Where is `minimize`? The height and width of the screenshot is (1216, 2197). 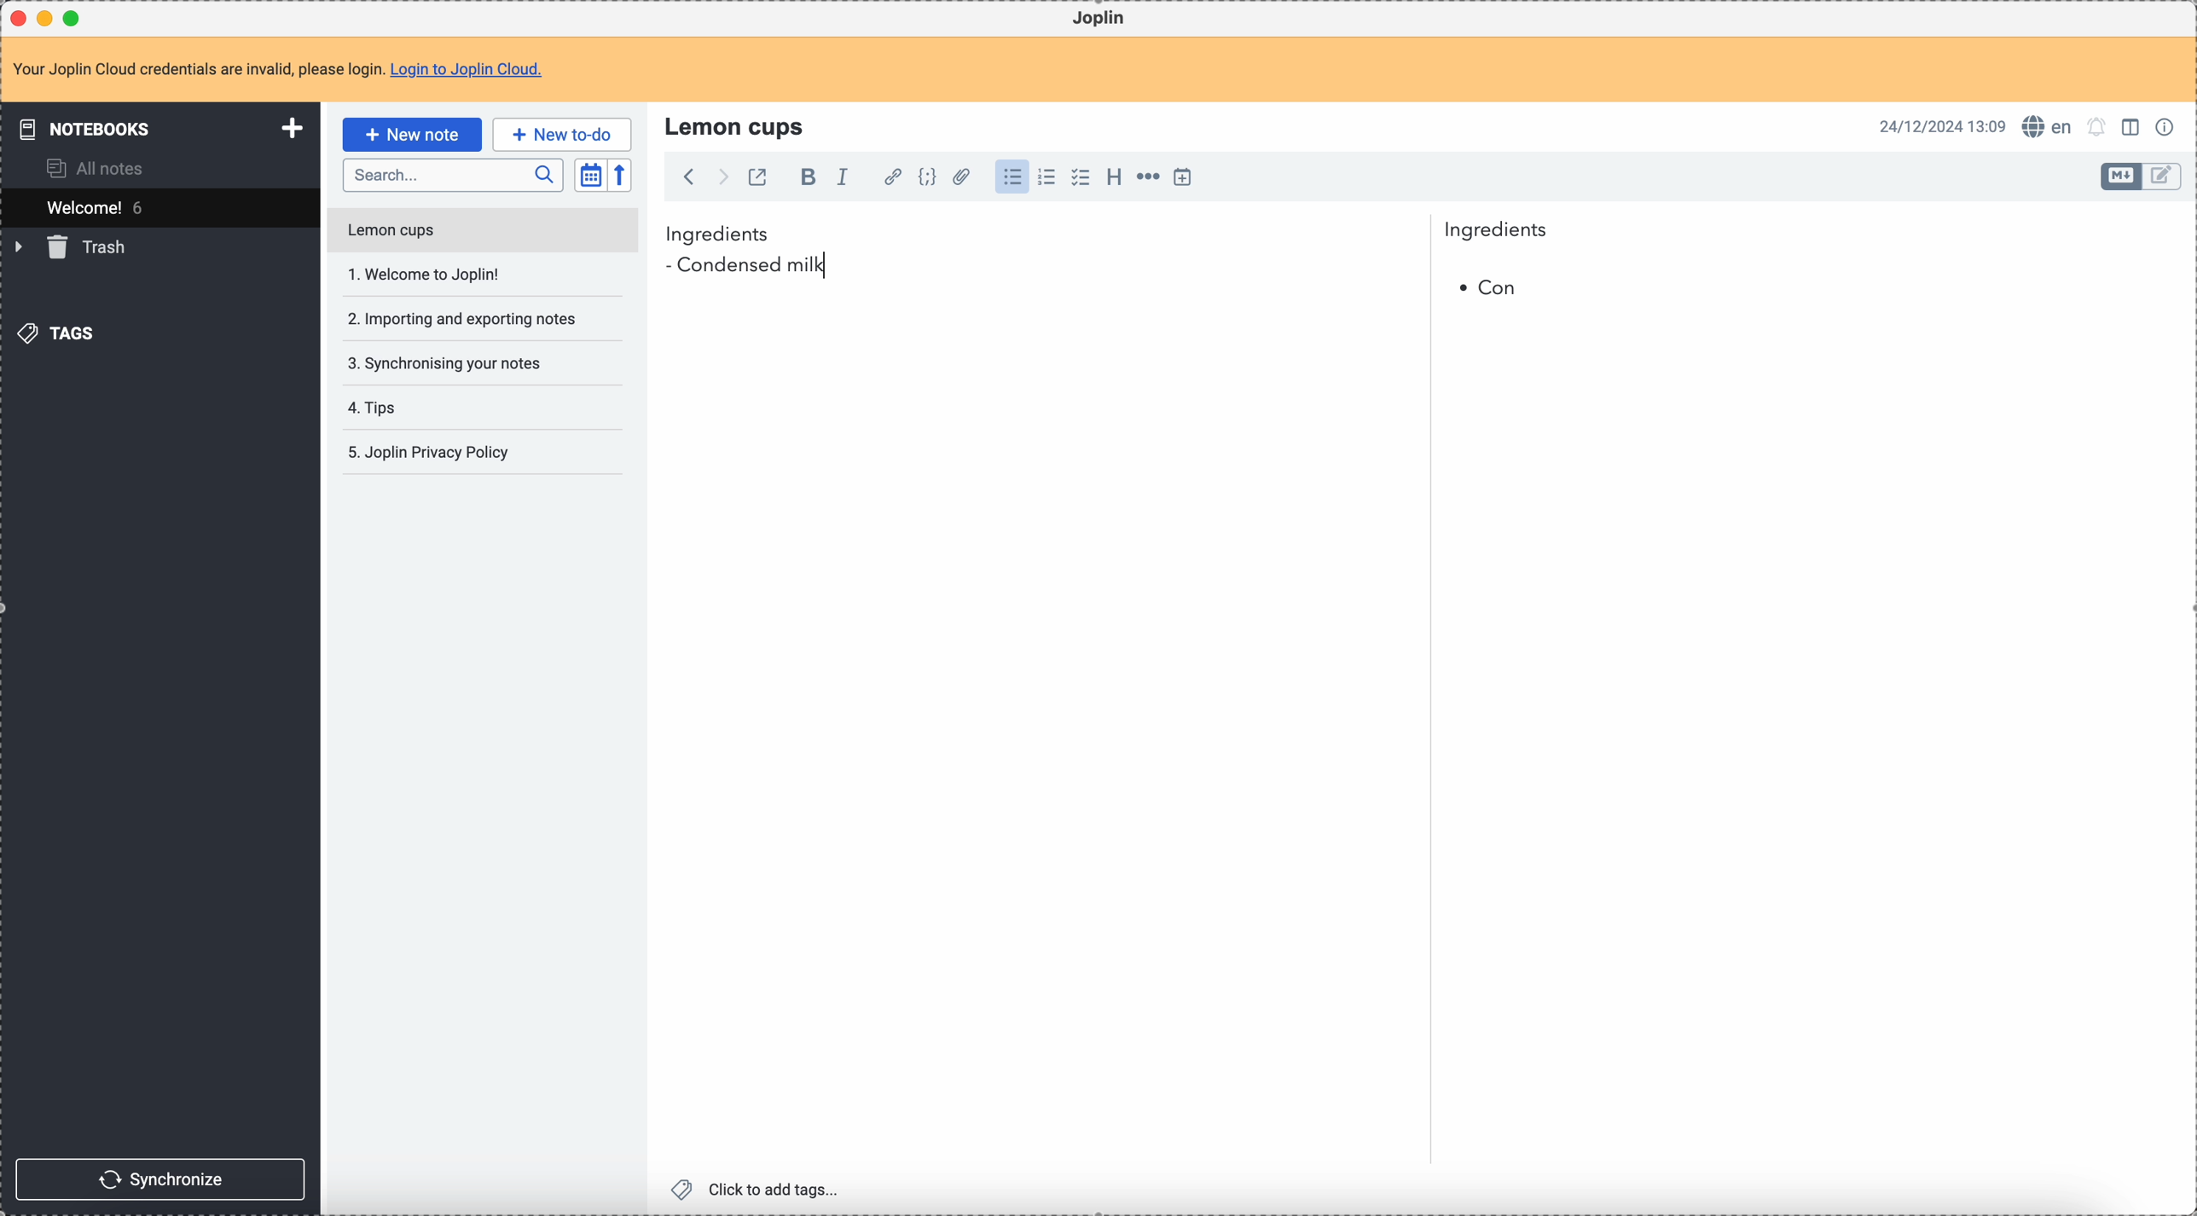
minimize is located at coordinates (49, 20).